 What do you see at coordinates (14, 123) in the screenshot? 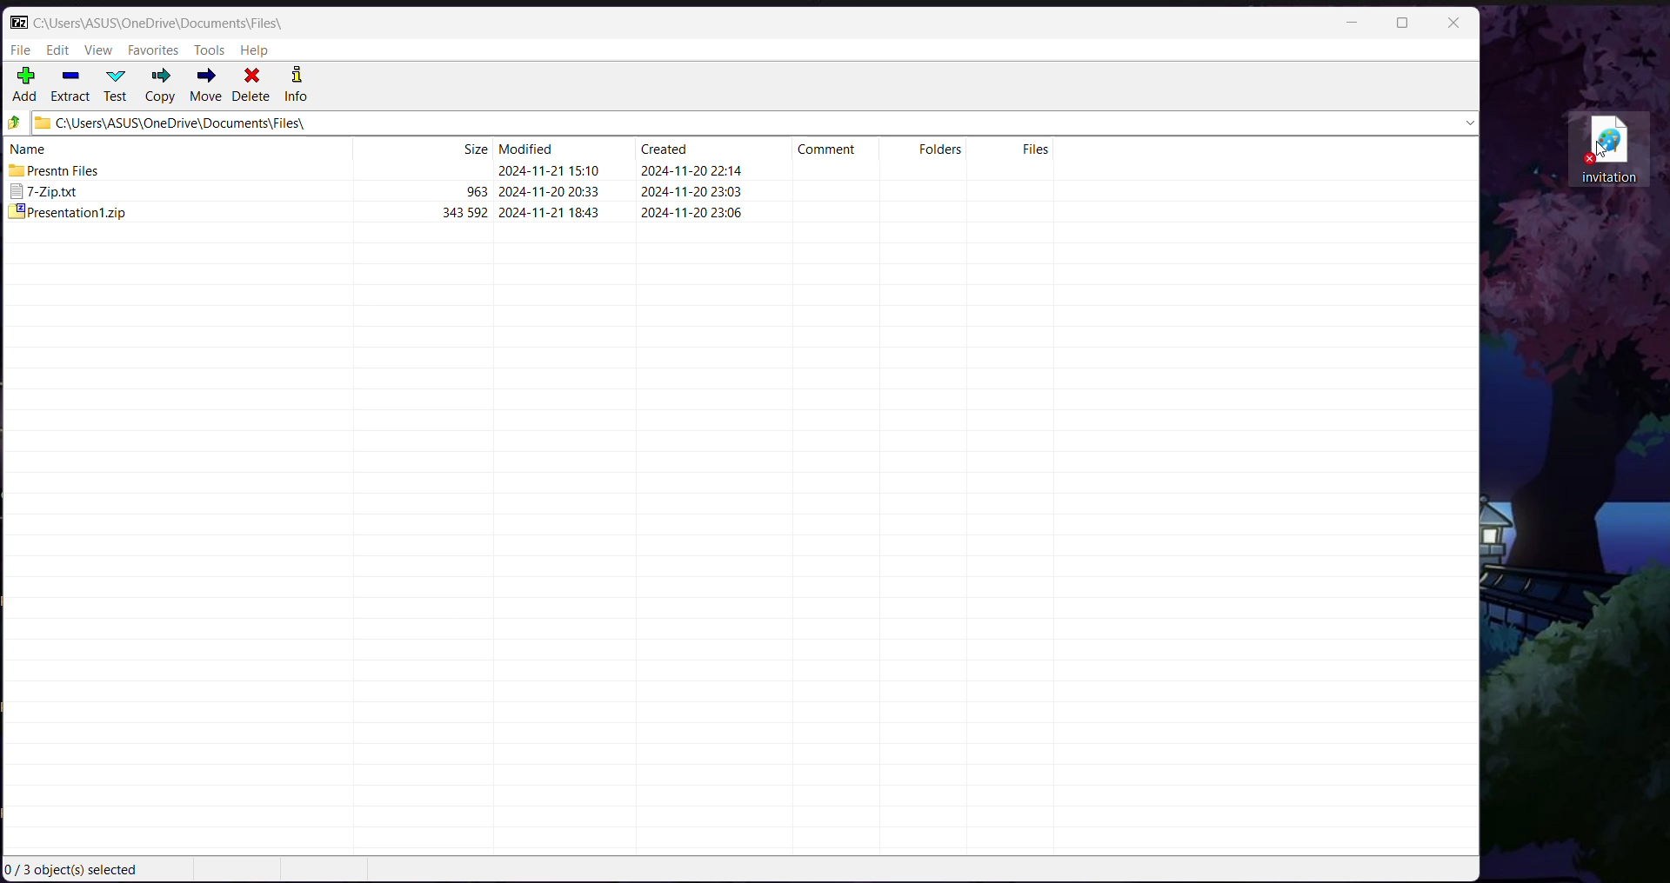
I see `Move Up one level` at bounding box center [14, 123].